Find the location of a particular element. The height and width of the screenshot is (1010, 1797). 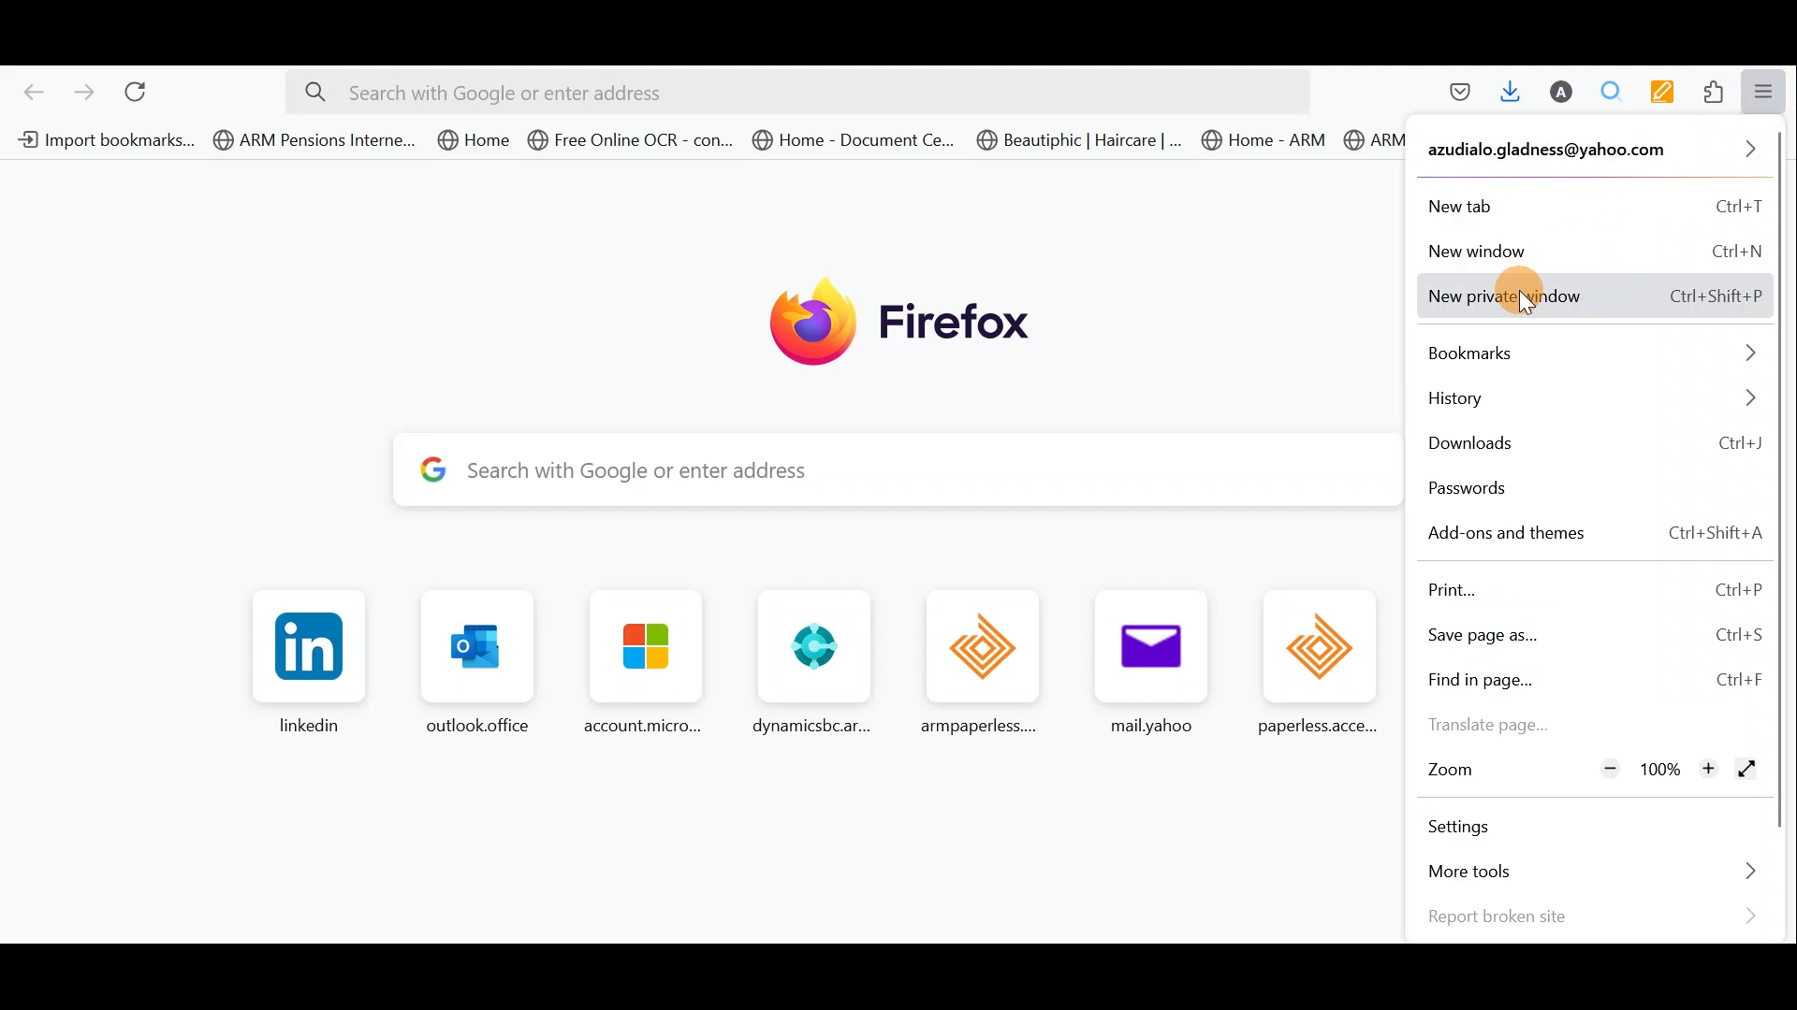

More tools is located at coordinates (1586, 873).